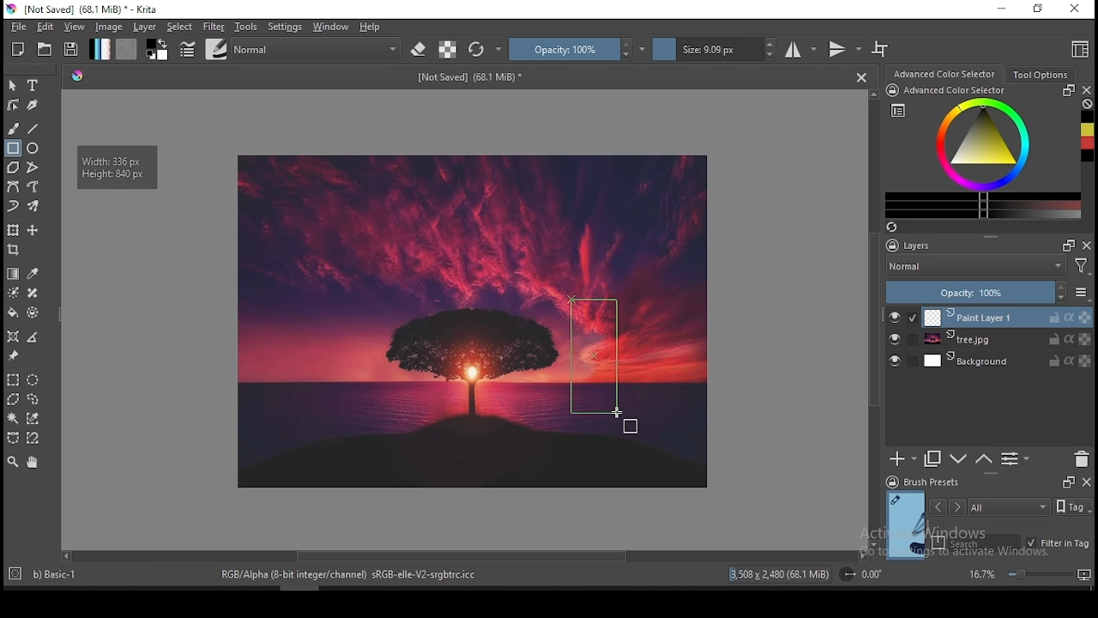 The image size is (1098, 618). Describe the element at coordinates (14, 205) in the screenshot. I see `dynamic brush tool` at that location.